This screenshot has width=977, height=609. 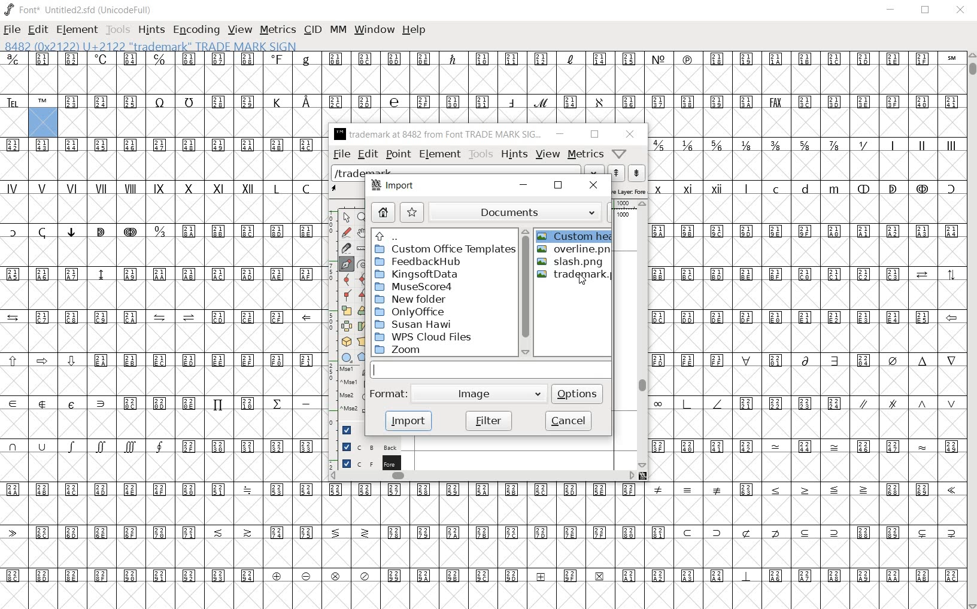 I want to click on Guide, so click(x=347, y=428).